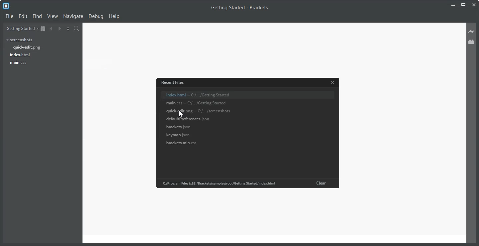 The height and width of the screenshot is (246, 479). Describe the element at coordinates (182, 114) in the screenshot. I see `cursor` at that location.